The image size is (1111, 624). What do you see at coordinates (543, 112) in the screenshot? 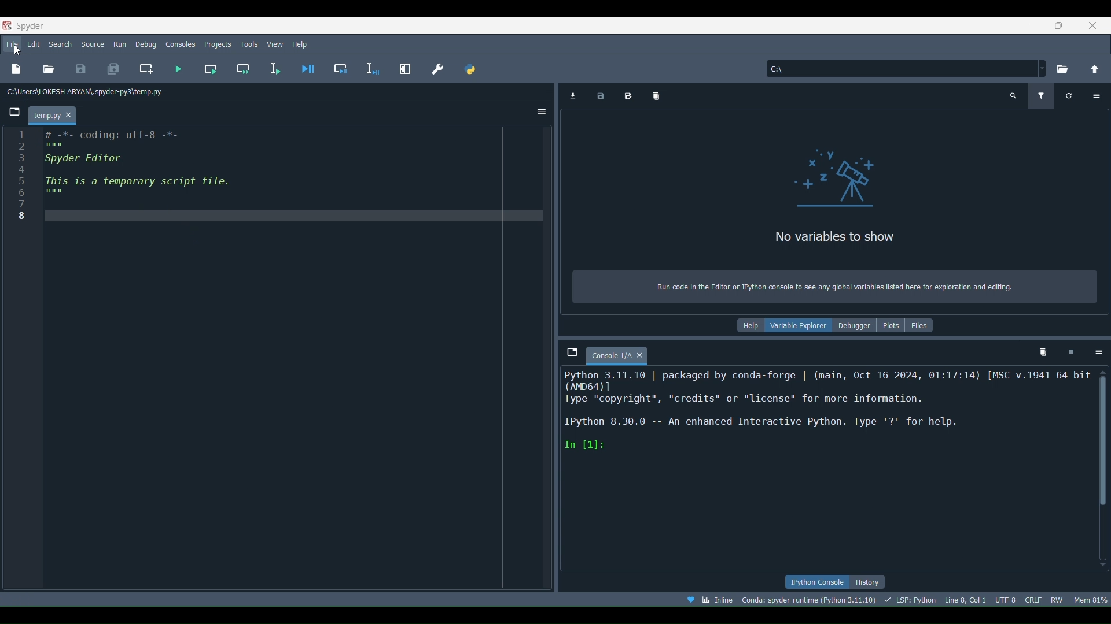
I see `Options` at bounding box center [543, 112].